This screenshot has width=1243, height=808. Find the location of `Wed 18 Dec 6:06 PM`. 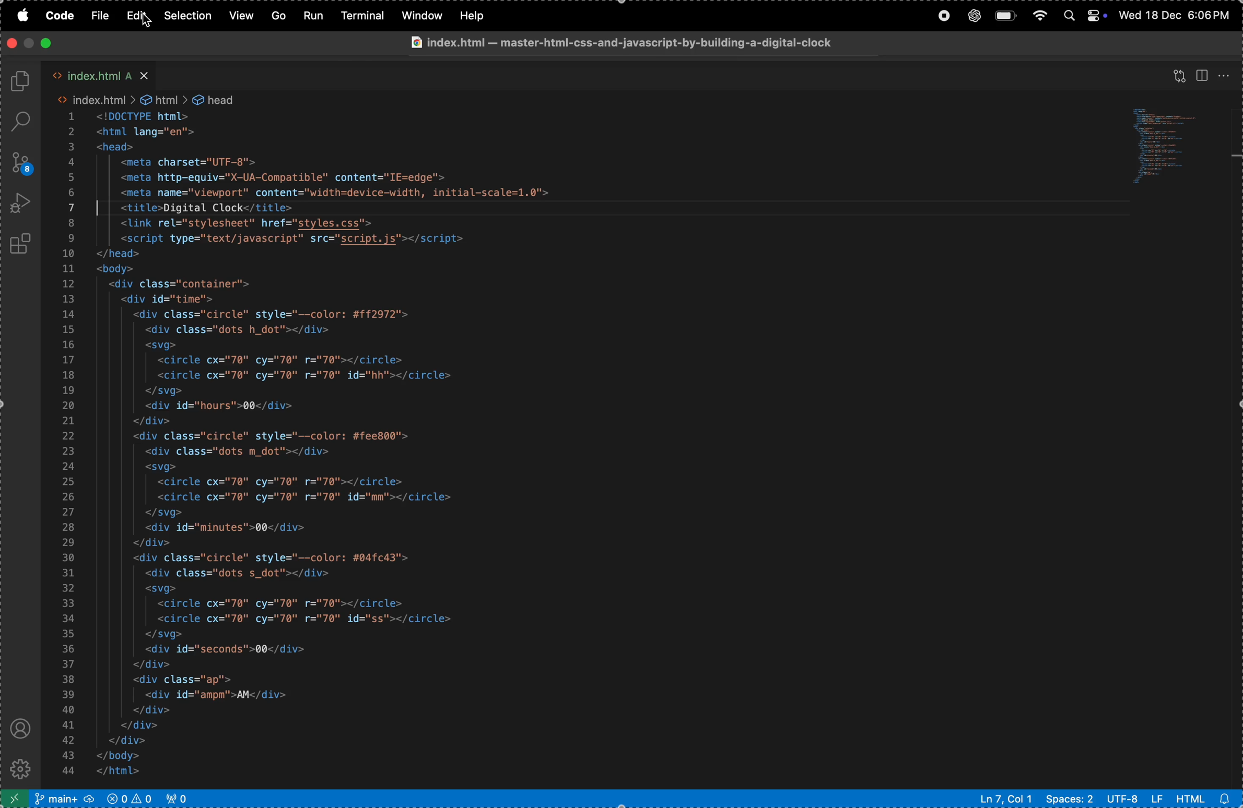

Wed 18 Dec 6:06 PM is located at coordinates (1175, 15).